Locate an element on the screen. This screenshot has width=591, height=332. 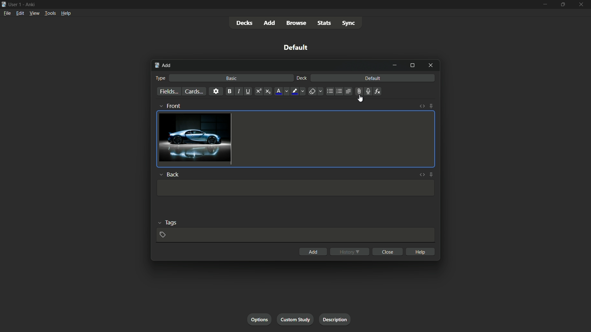
type is located at coordinates (161, 78).